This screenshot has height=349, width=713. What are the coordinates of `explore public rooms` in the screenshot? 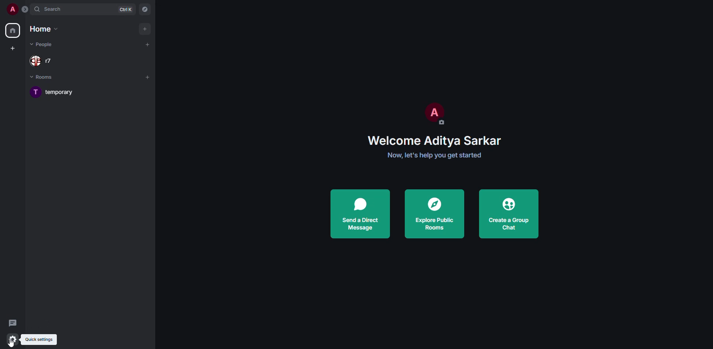 It's located at (437, 213).